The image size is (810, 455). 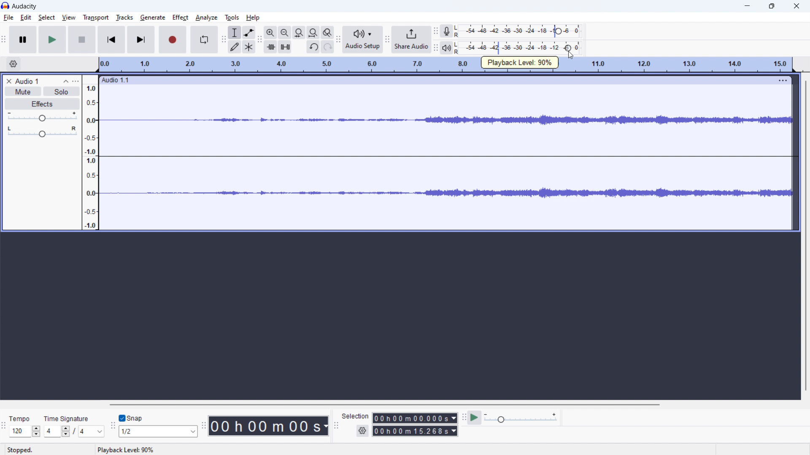 What do you see at coordinates (67, 418) in the screenshot?
I see `Time Signature` at bounding box center [67, 418].